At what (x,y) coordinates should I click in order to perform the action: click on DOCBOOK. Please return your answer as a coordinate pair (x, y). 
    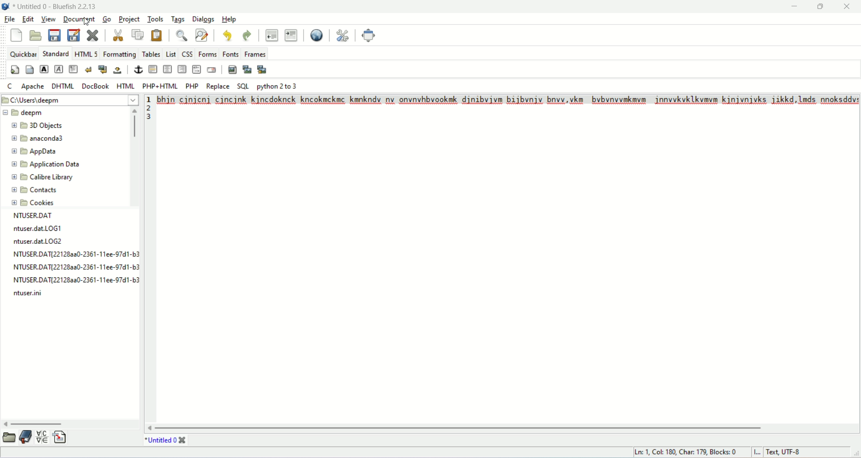
    Looking at the image, I should click on (96, 85).